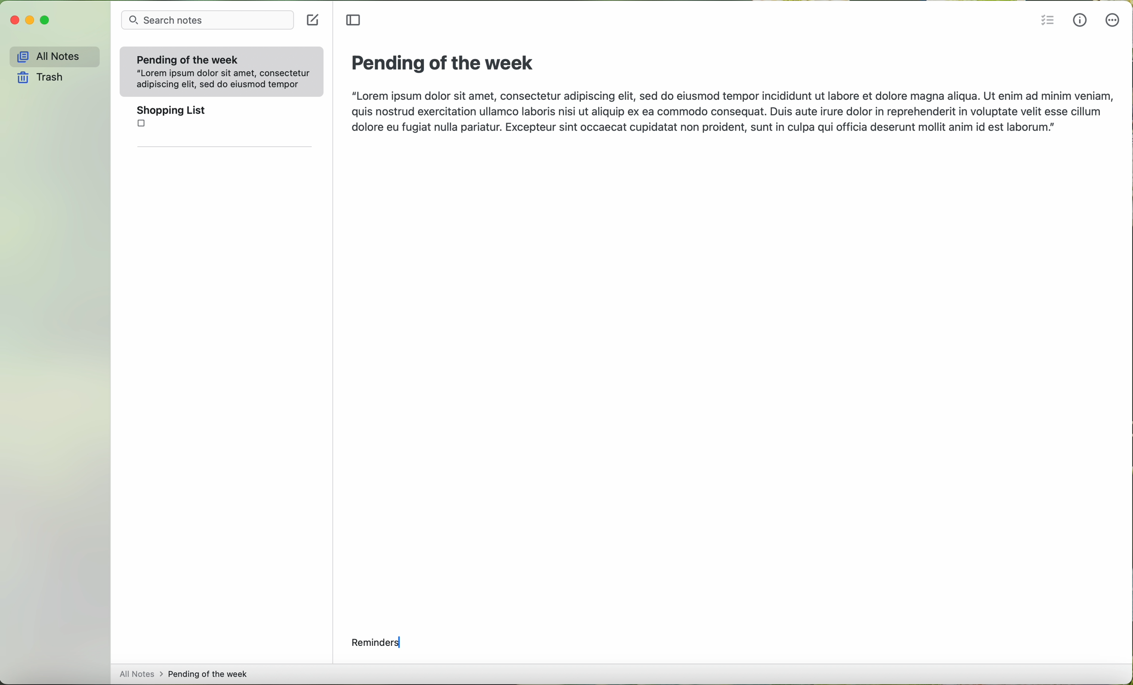 The height and width of the screenshot is (685, 1133). I want to click on maximize program, so click(45, 20).